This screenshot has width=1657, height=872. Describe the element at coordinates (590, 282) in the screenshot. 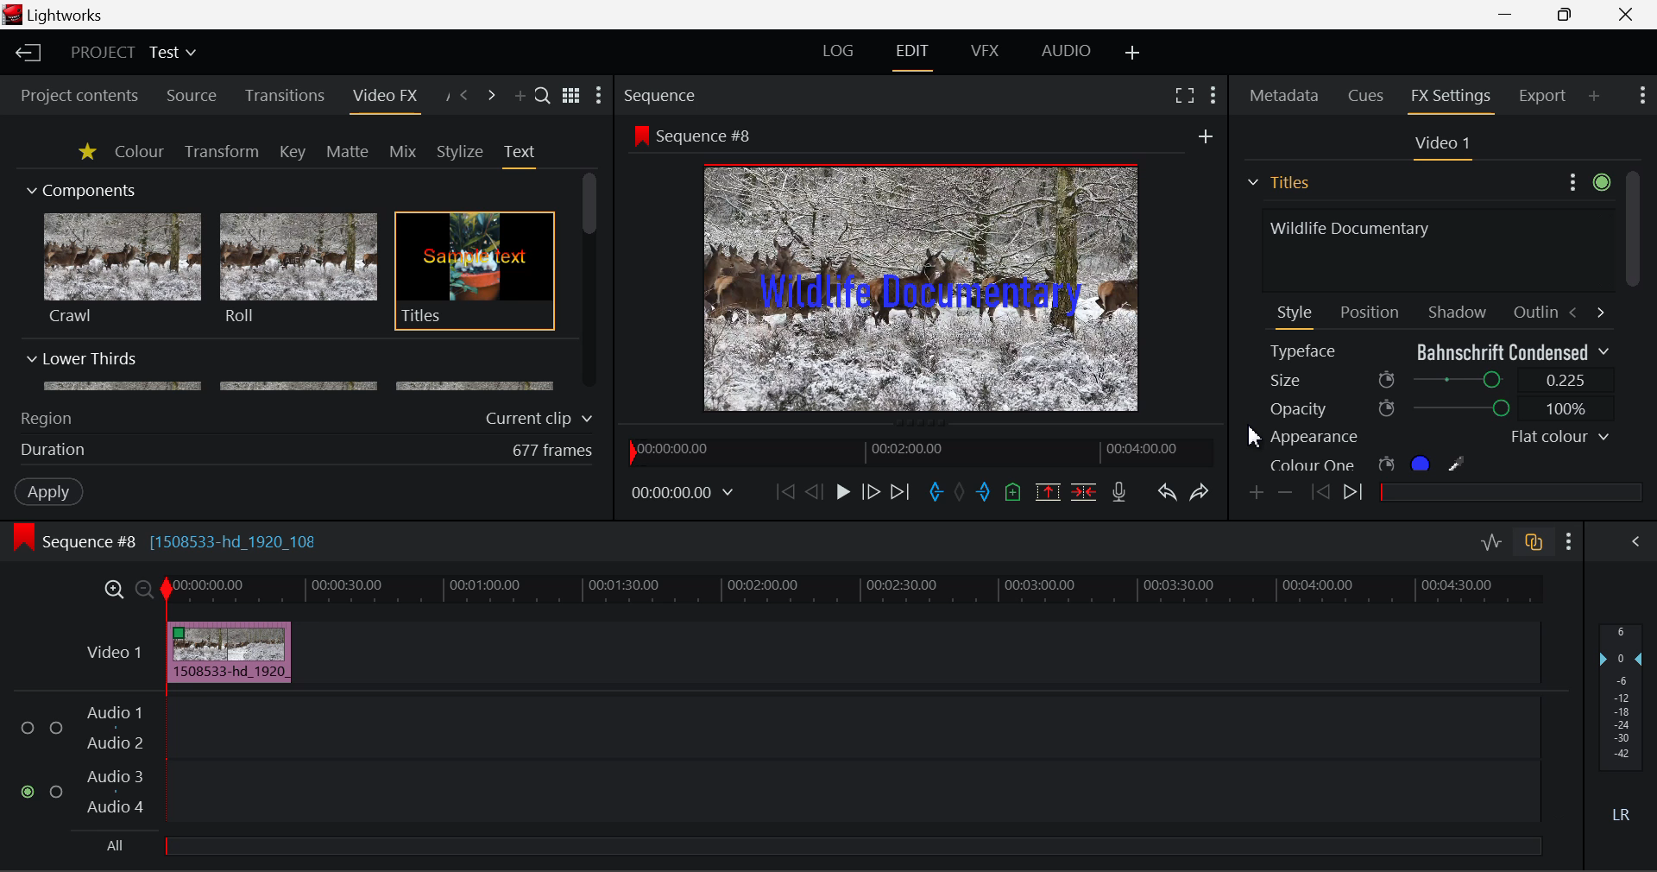

I see `Scroll Bar` at that location.